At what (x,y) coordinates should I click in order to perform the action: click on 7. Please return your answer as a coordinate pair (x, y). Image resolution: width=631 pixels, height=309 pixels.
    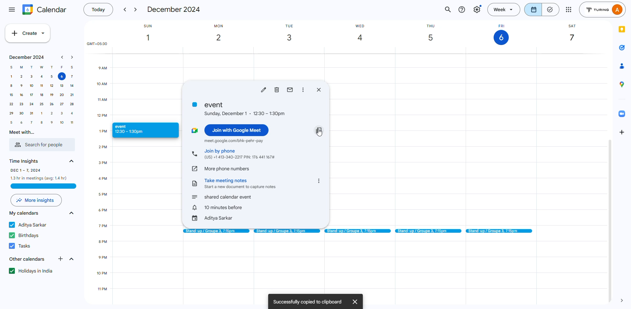
    Looking at the image, I should click on (32, 122).